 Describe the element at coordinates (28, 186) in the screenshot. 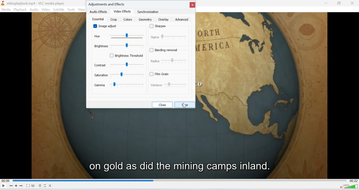

I see `Fullscreen` at that location.